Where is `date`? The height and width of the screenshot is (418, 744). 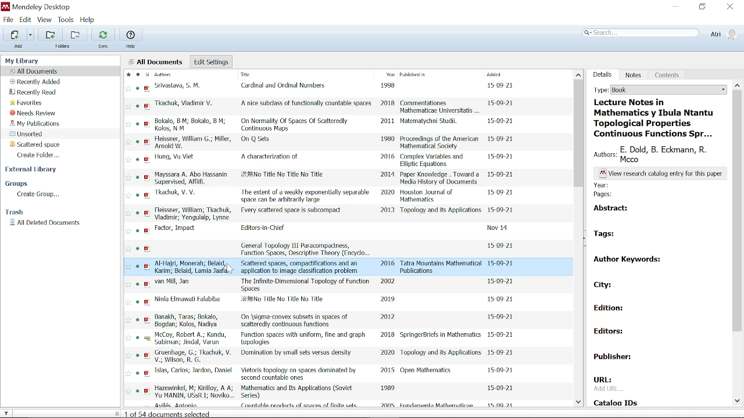
date is located at coordinates (501, 105).